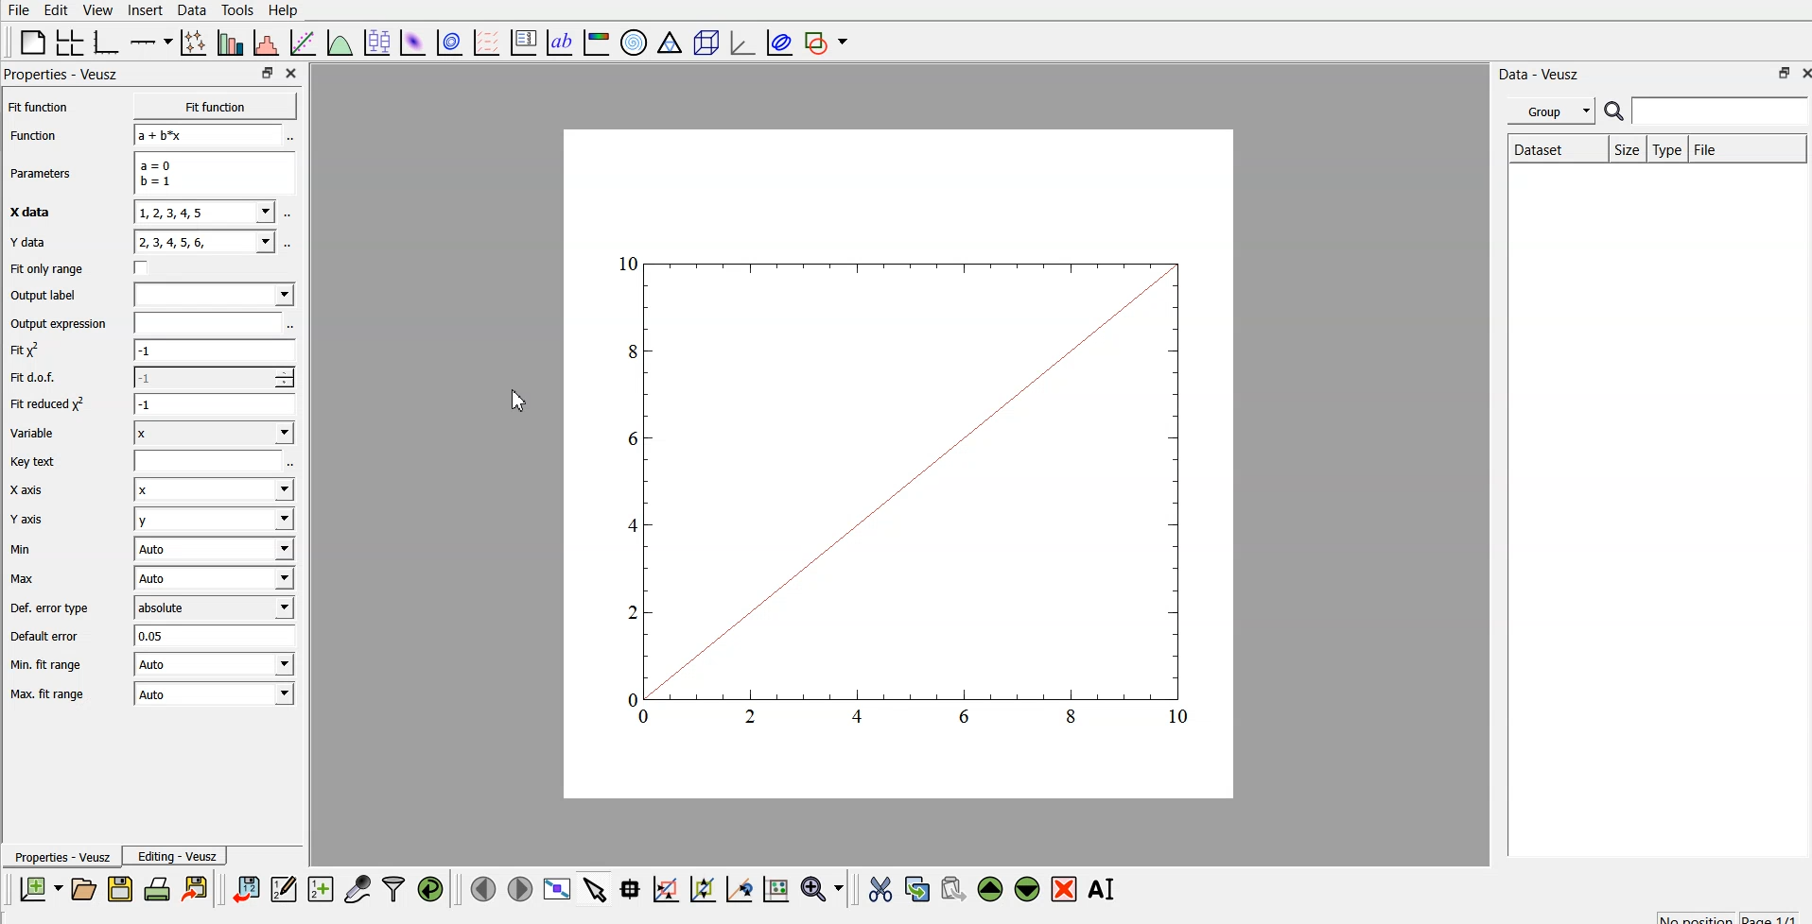 Image resolution: width=1812 pixels, height=924 pixels. What do you see at coordinates (1558, 148) in the screenshot?
I see ` Dataset` at bounding box center [1558, 148].